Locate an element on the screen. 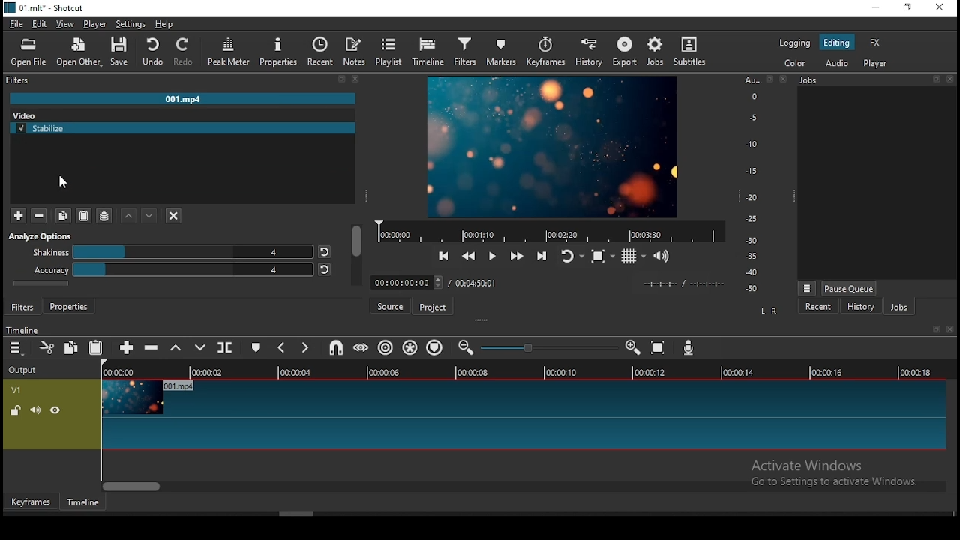  Open Other is located at coordinates (77, 54).